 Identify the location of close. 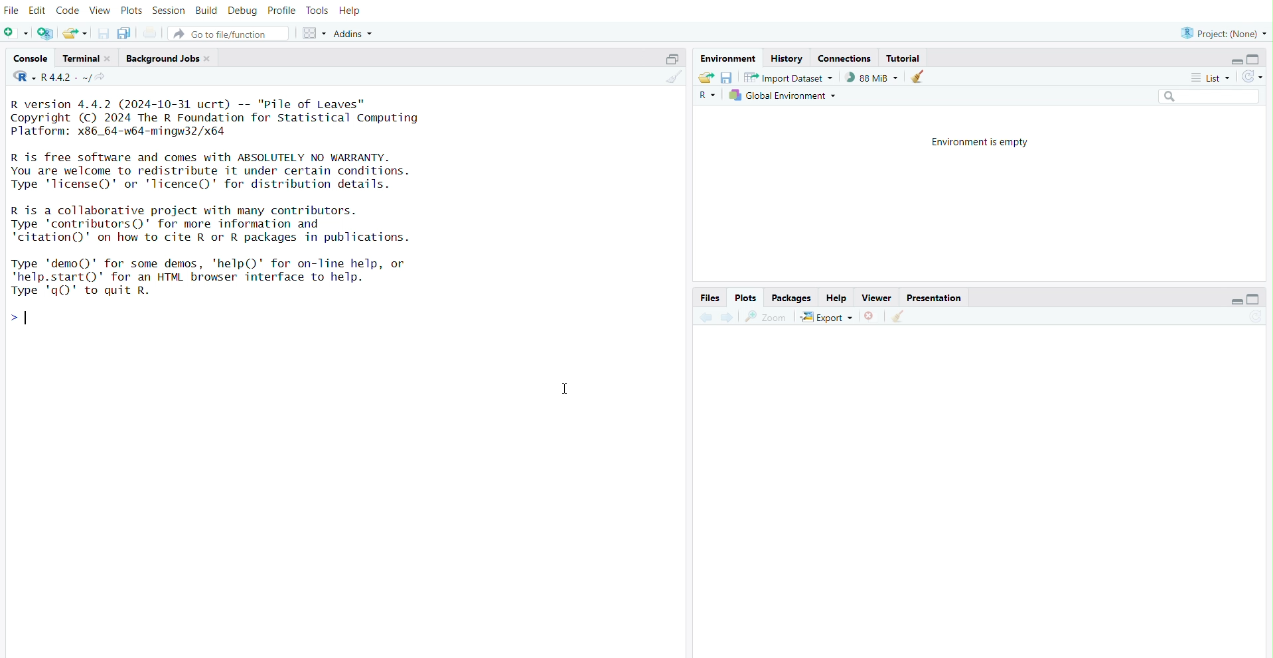
(111, 57).